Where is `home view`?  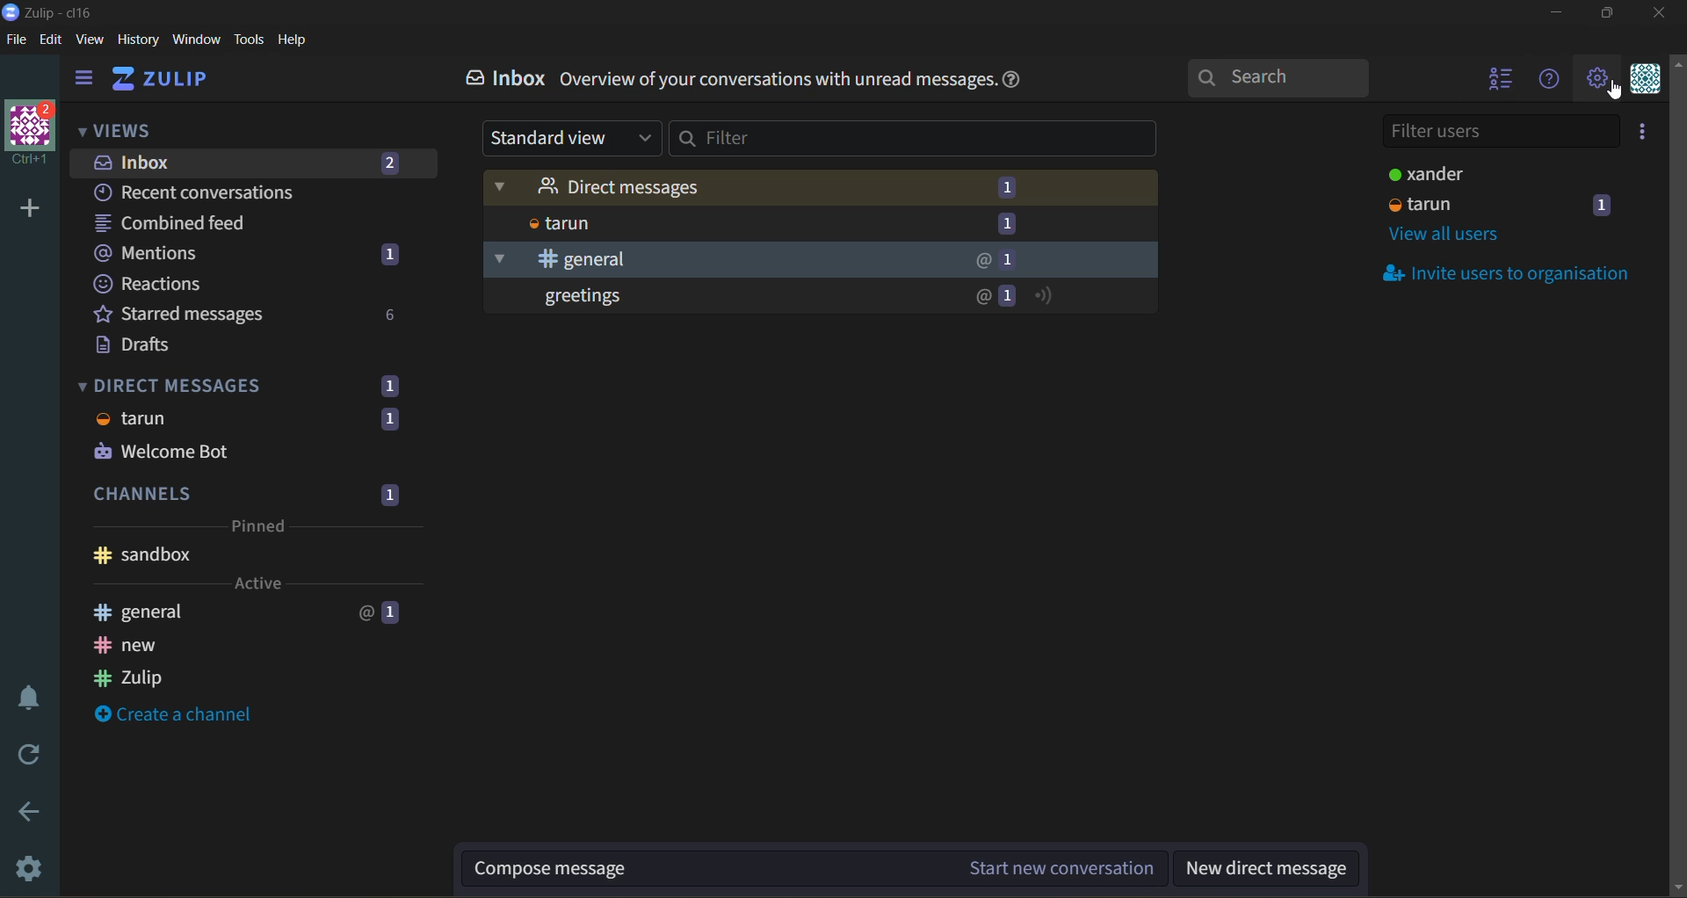 home view is located at coordinates (166, 83).